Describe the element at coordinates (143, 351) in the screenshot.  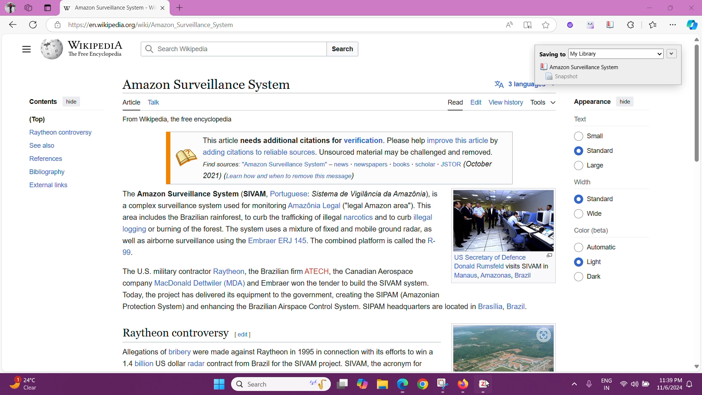
I see `Allegations of` at that location.